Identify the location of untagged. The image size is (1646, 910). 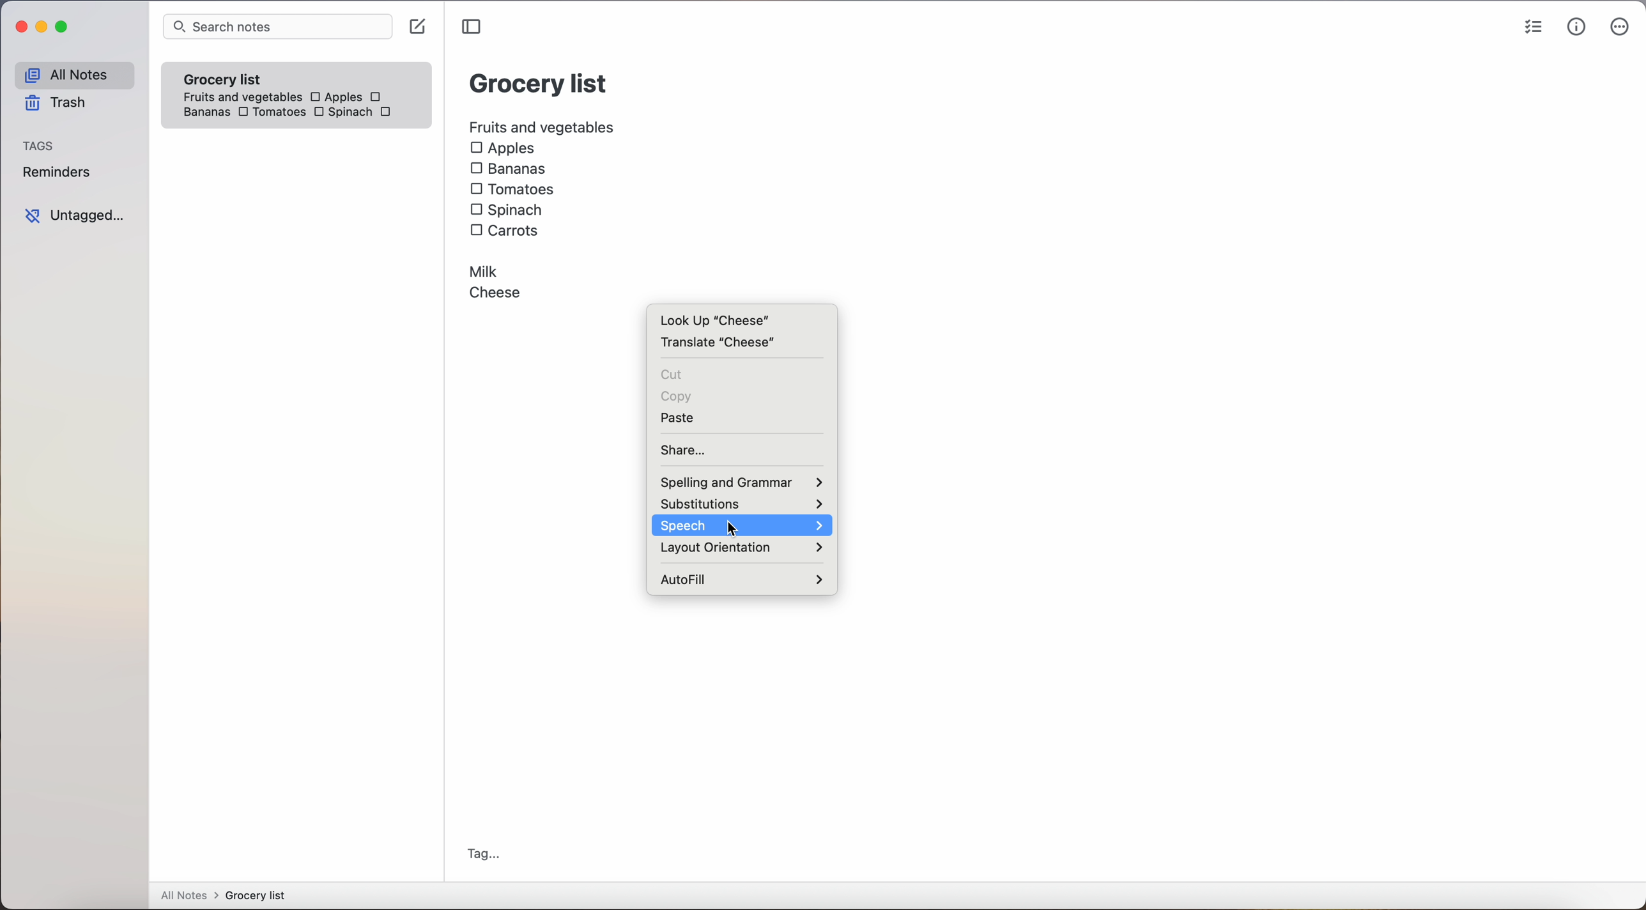
(74, 215).